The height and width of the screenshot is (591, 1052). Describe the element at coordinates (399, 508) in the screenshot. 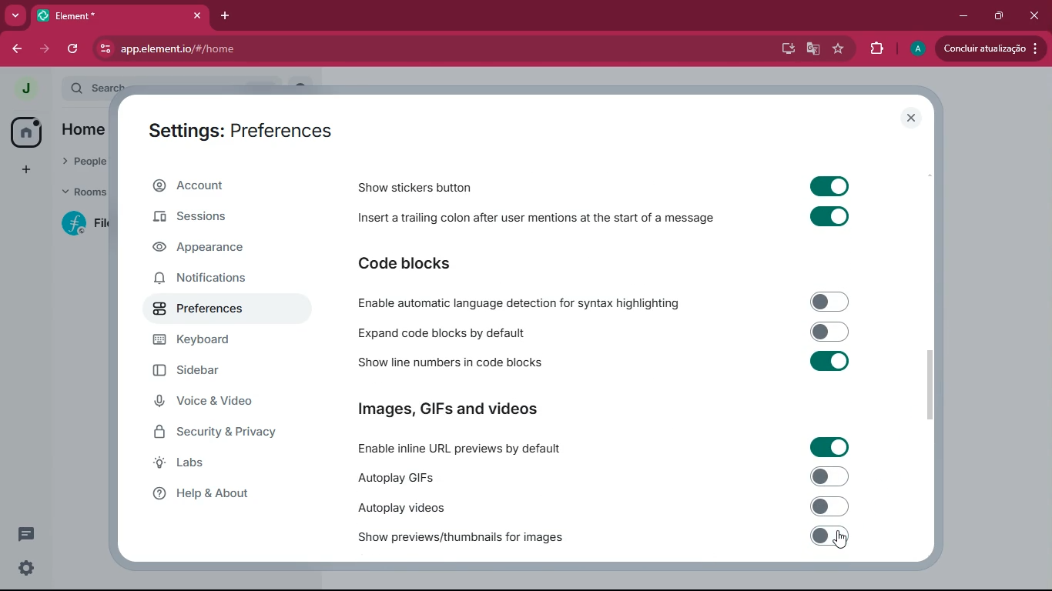

I see `Autoplay videos` at that location.